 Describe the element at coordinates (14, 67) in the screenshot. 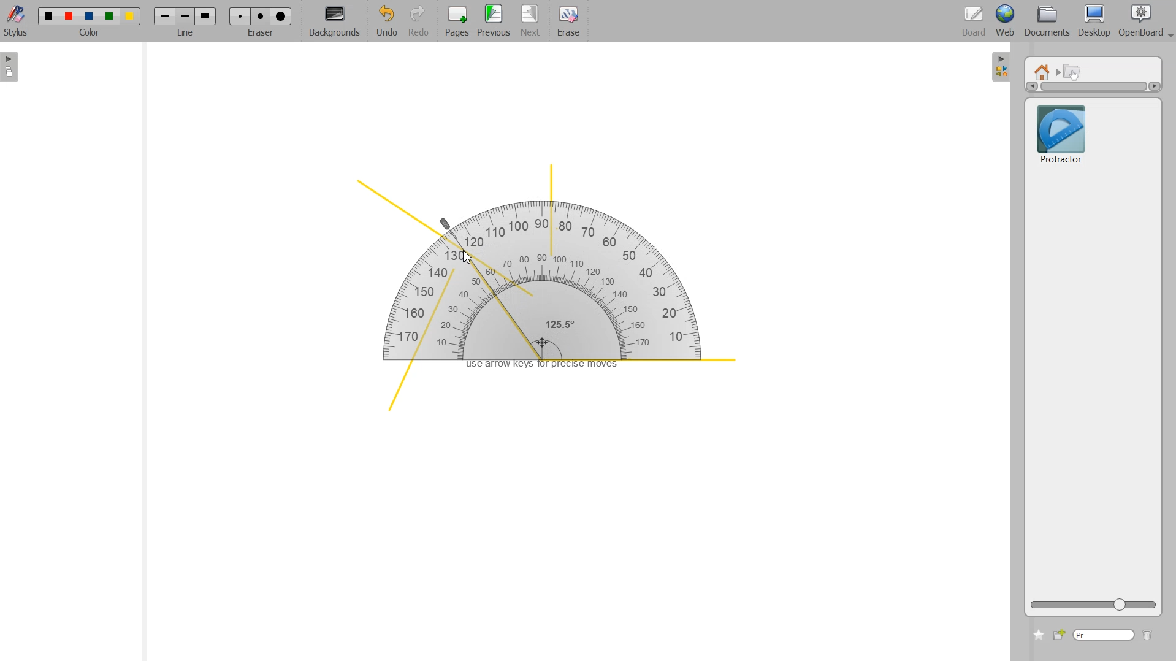

I see `Sidebar` at that location.